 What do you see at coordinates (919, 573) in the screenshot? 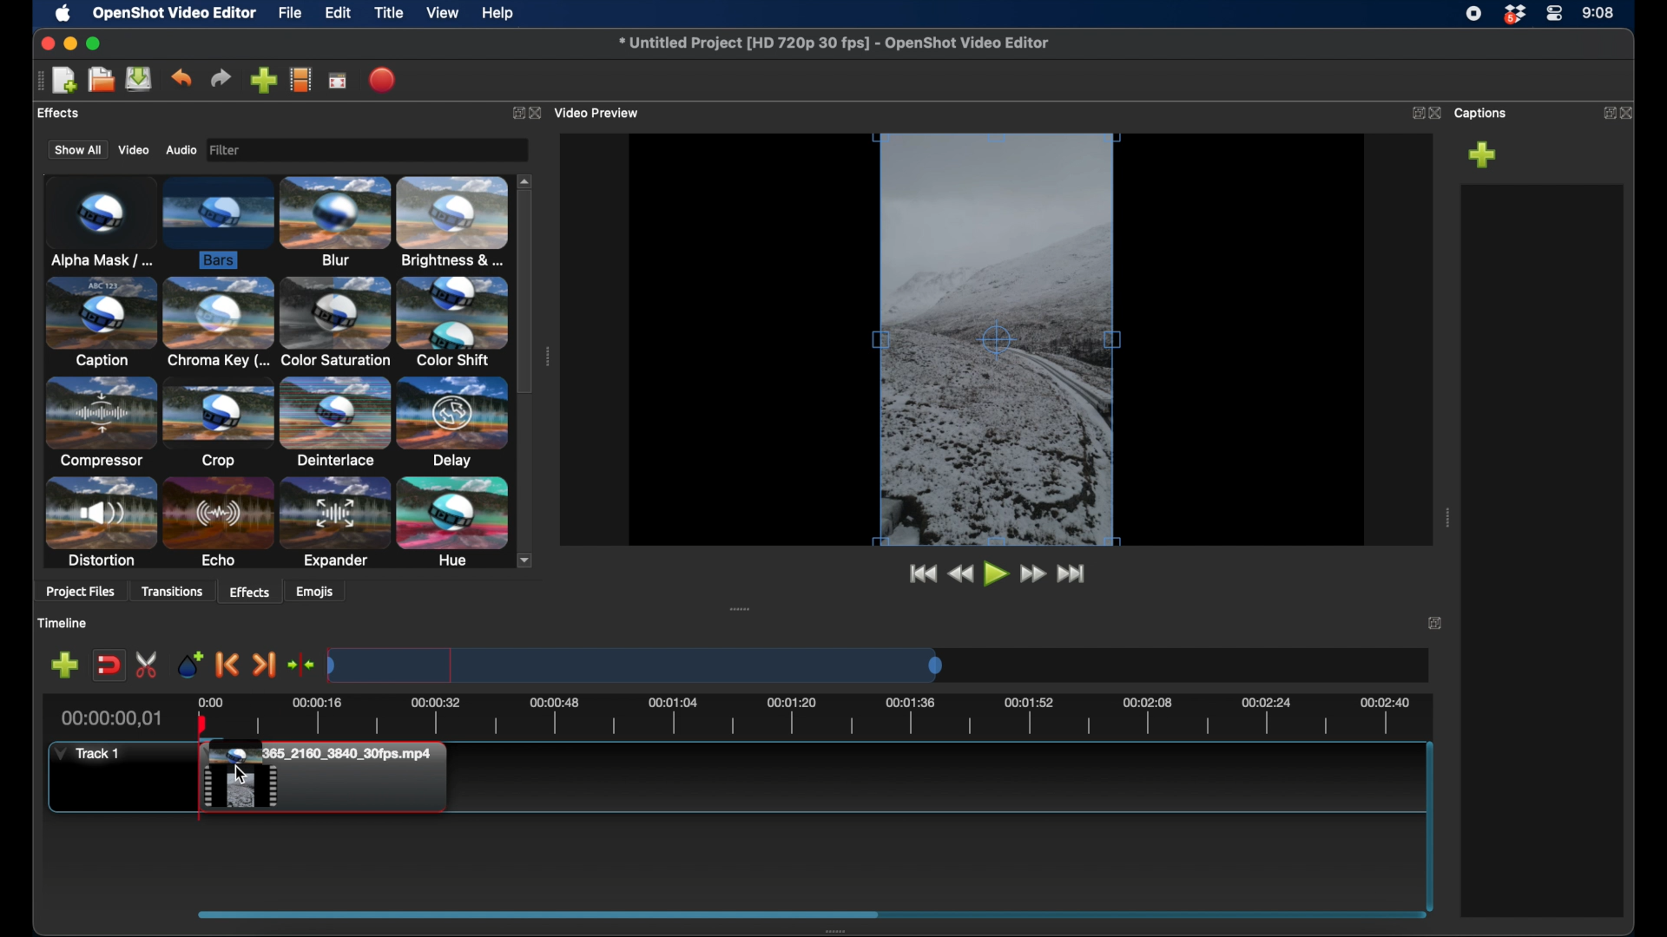
I see `jump to start` at bounding box center [919, 573].